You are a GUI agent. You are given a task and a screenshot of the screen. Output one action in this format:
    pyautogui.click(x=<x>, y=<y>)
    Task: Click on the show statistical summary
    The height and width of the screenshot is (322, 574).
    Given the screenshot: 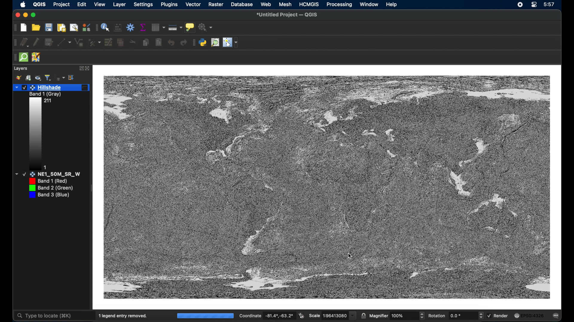 What is the action you would take?
    pyautogui.click(x=143, y=27)
    